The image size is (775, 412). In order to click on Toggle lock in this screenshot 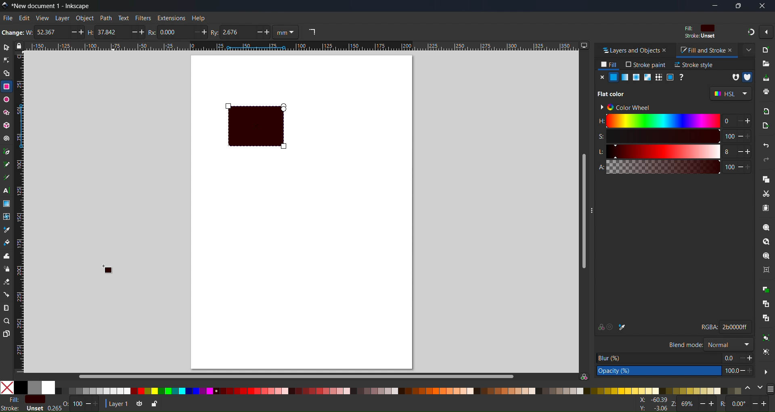, I will do `click(21, 46)`.